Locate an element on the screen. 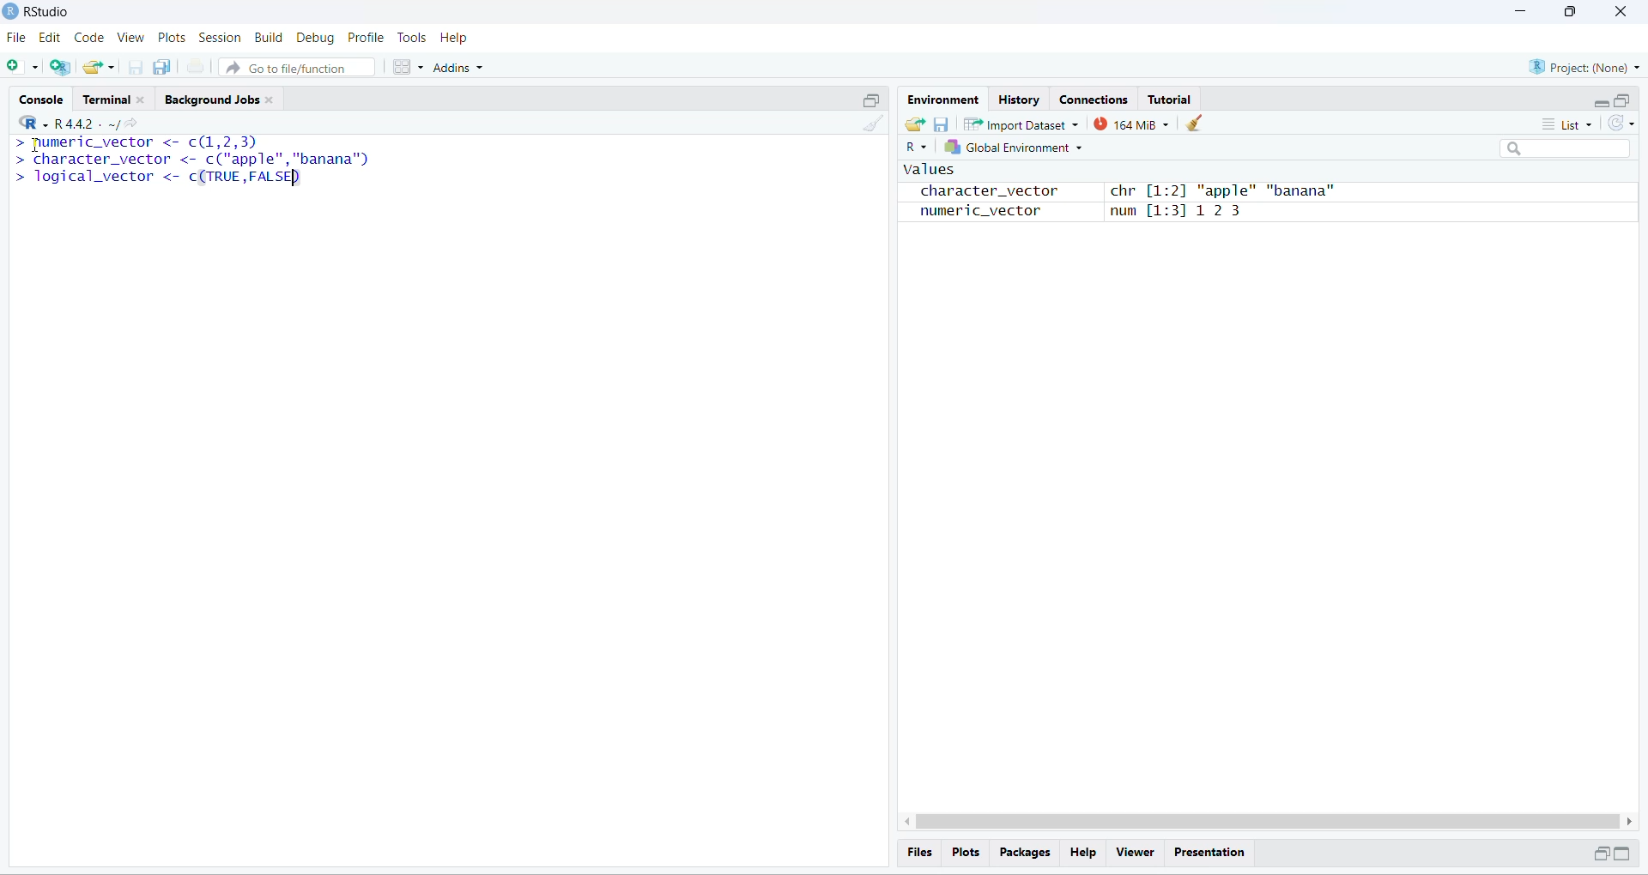 Image resolution: width=1648 pixels, height=875 pixels. Go to file/function is located at coordinates (295, 68).